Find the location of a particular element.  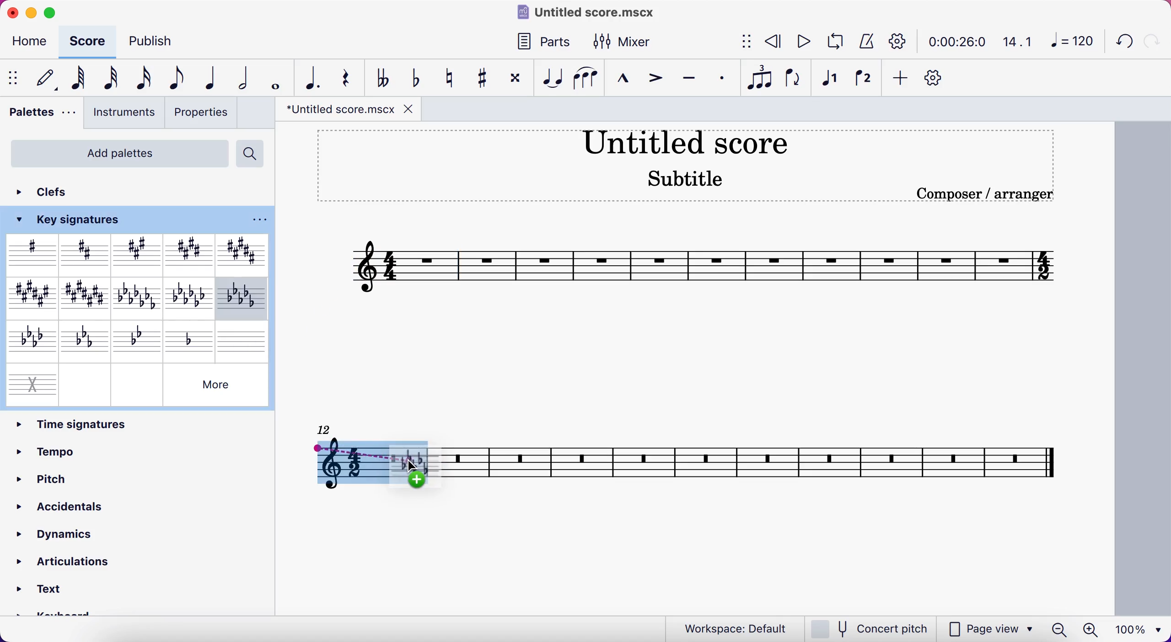

title score is located at coordinates (689, 144).